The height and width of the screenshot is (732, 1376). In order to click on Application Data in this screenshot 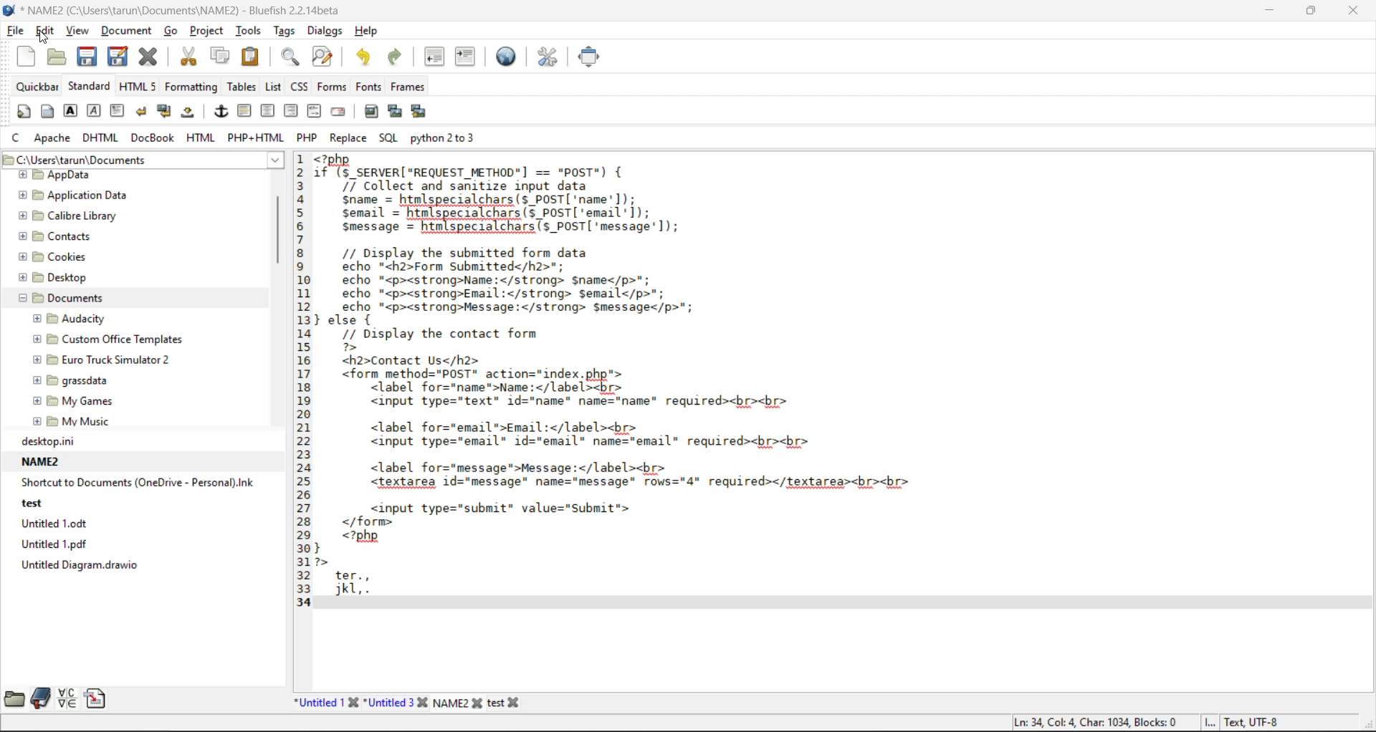, I will do `click(79, 196)`.